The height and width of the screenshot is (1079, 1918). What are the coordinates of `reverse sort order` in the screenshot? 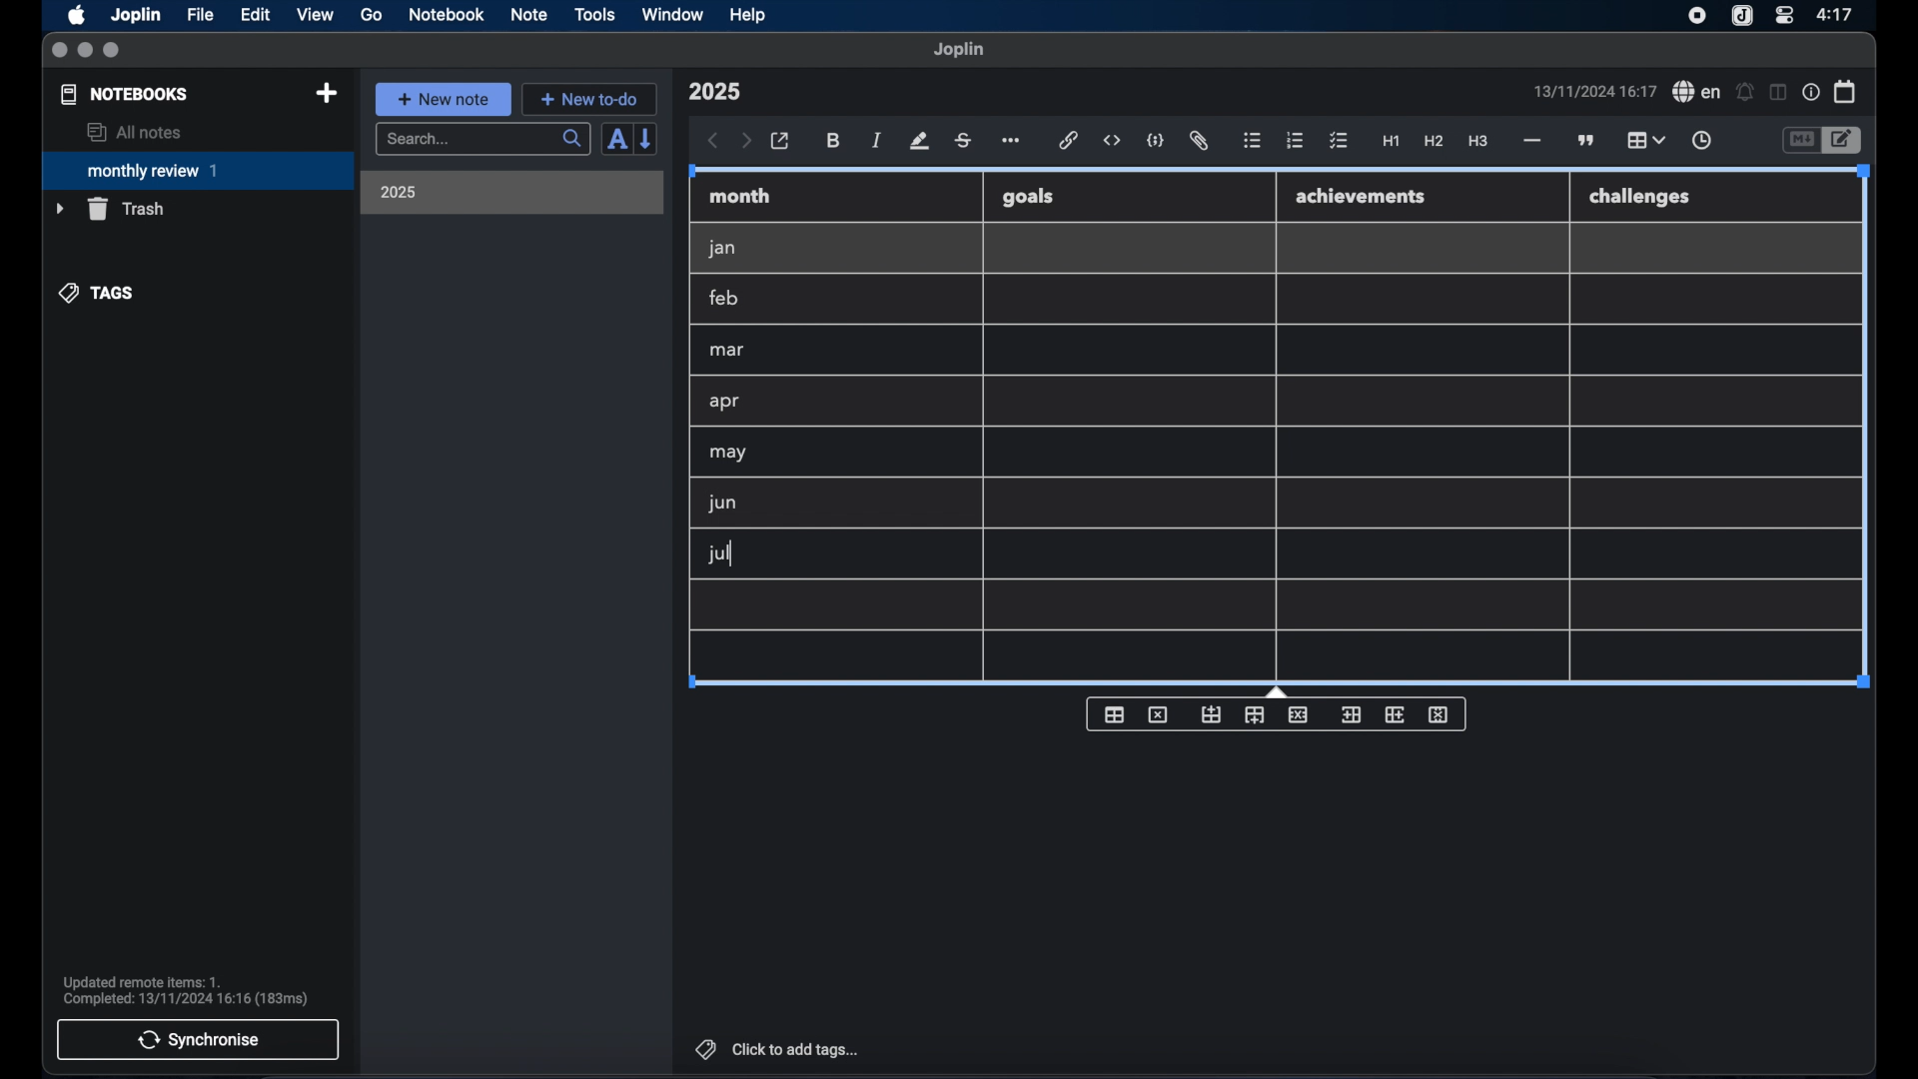 It's located at (647, 138).